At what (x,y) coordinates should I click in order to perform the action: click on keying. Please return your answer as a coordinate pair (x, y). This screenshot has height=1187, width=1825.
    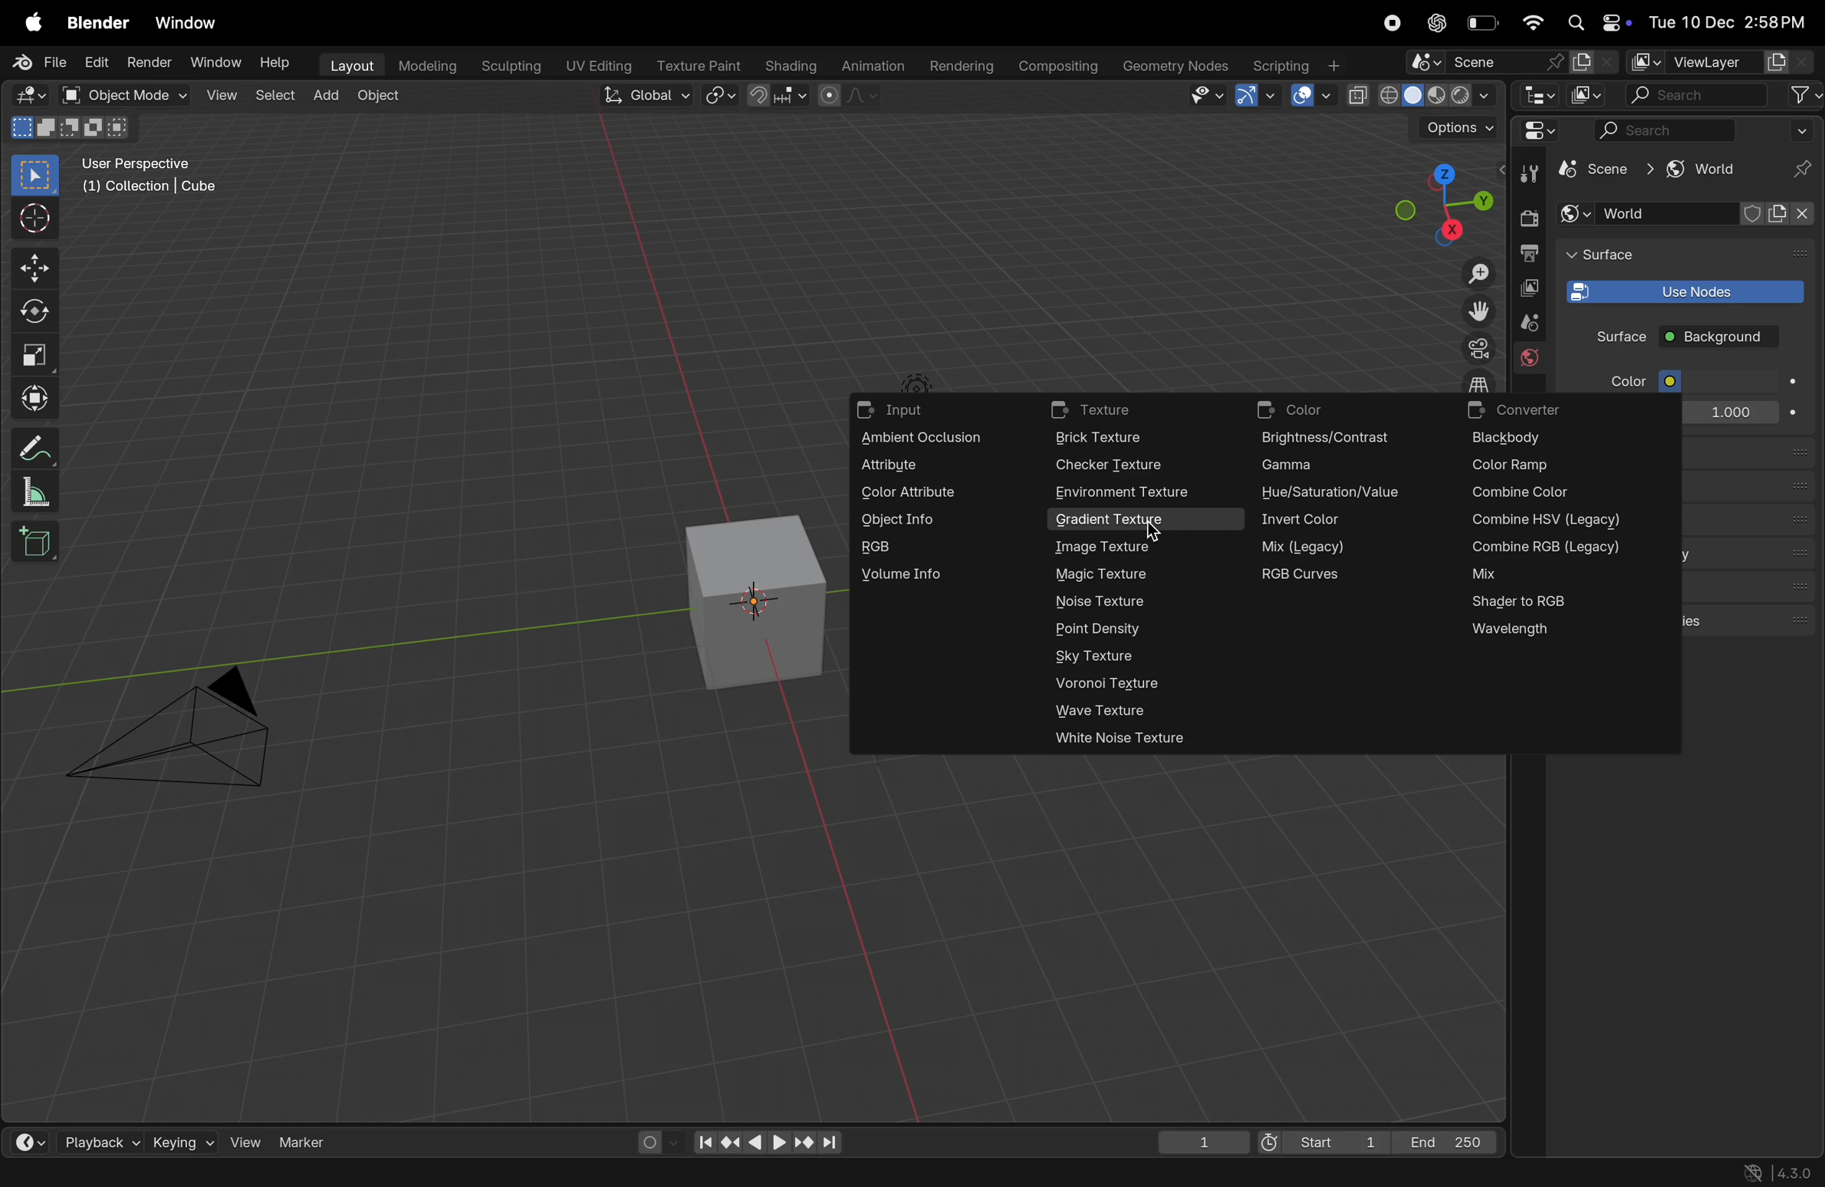
    Looking at the image, I should click on (181, 1139).